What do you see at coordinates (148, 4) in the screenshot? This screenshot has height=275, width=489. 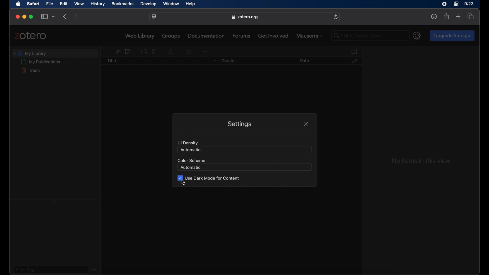 I see `develop` at bounding box center [148, 4].